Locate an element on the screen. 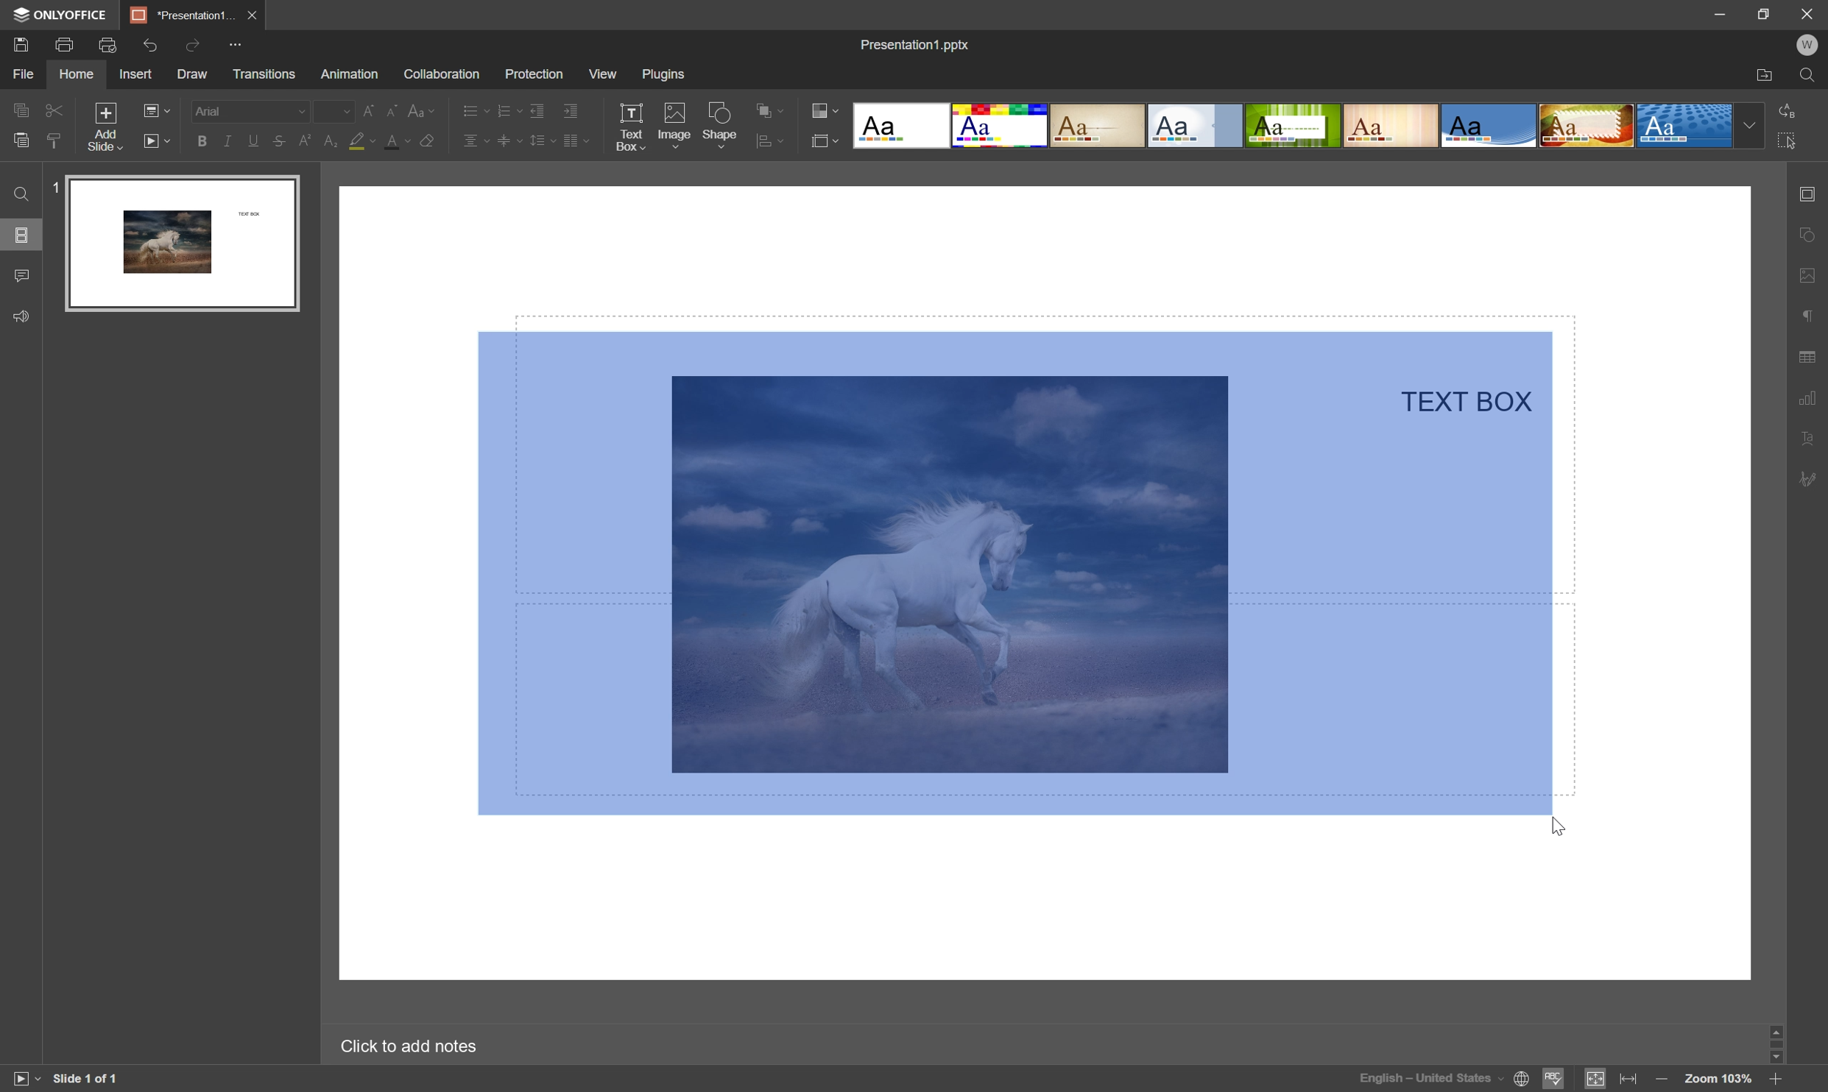 This screenshot has height=1092, width=1828. select all is located at coordinates (1790, 141).